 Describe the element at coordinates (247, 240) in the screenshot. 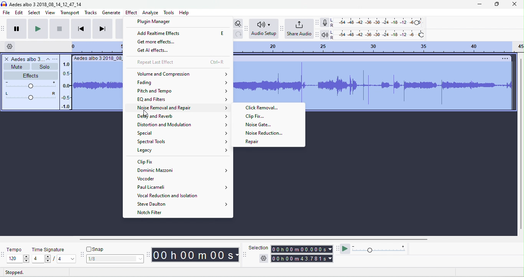

I see `horizontal scroll bar` at that location.